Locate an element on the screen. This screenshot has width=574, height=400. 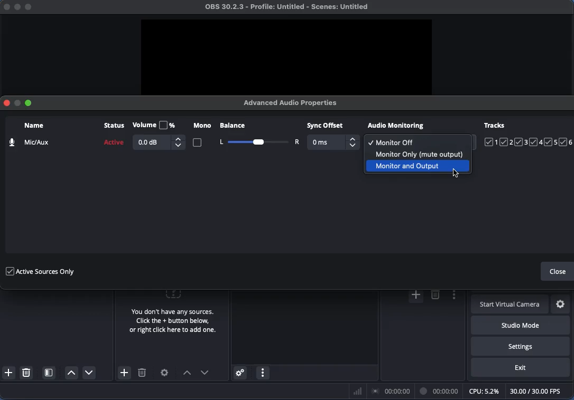
Minimize is located at coordinates (17, 104).